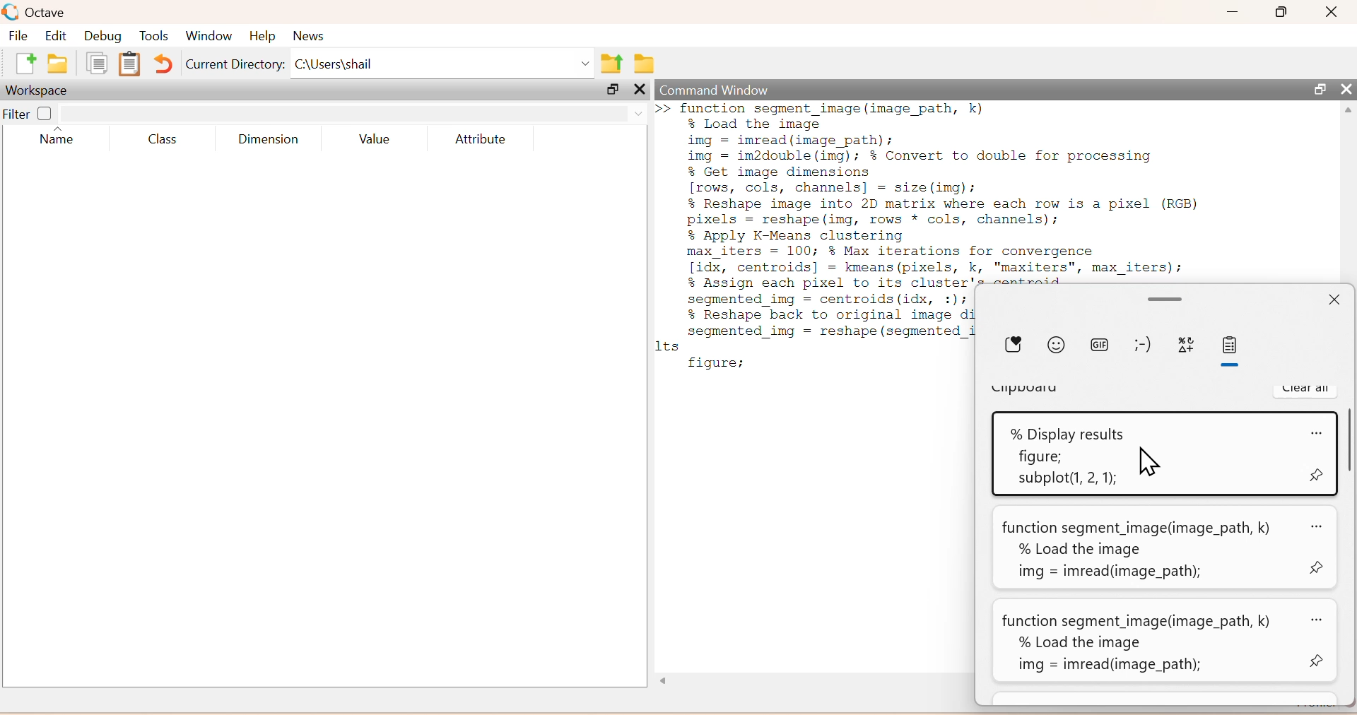 The image size is (1357, 715). What do you see at coordinates (1283, 12) in the screenshot?
I see `Maximize` at bounding box center [1283, 12].